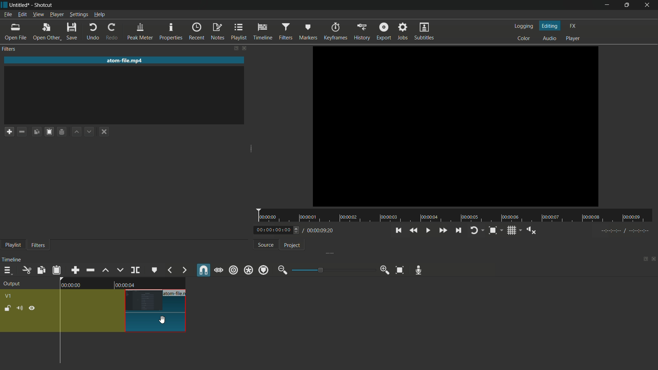 Image resolution: width=658 pixels, height=370 pixels. What do you see at coordinates (26, 270) in the screenshot?
I see `cut` at bounding box center [26, 270].